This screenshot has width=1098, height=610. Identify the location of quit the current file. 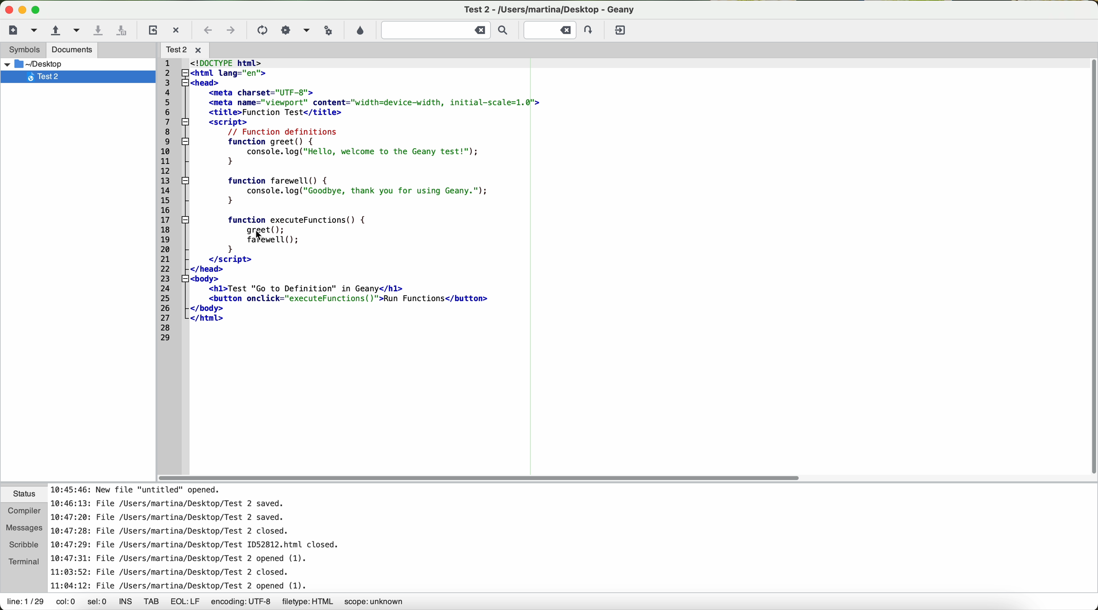
(177, 30).